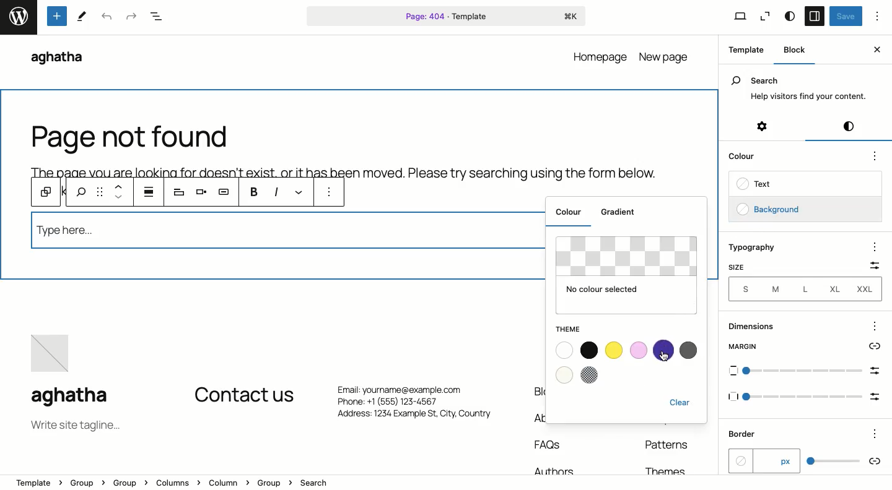 Image resolution: width=892 pixels, height=490 pixels. Describe the element at coordinates (773, 211) in the screenshot. I see `Background` at that location.